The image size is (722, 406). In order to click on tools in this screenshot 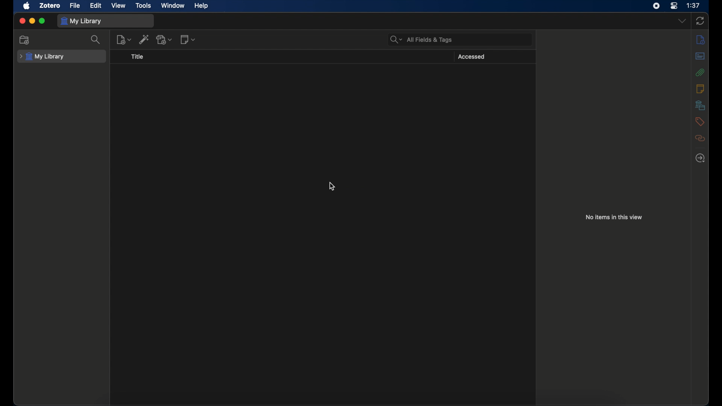, I will do `click(144, 5)`.